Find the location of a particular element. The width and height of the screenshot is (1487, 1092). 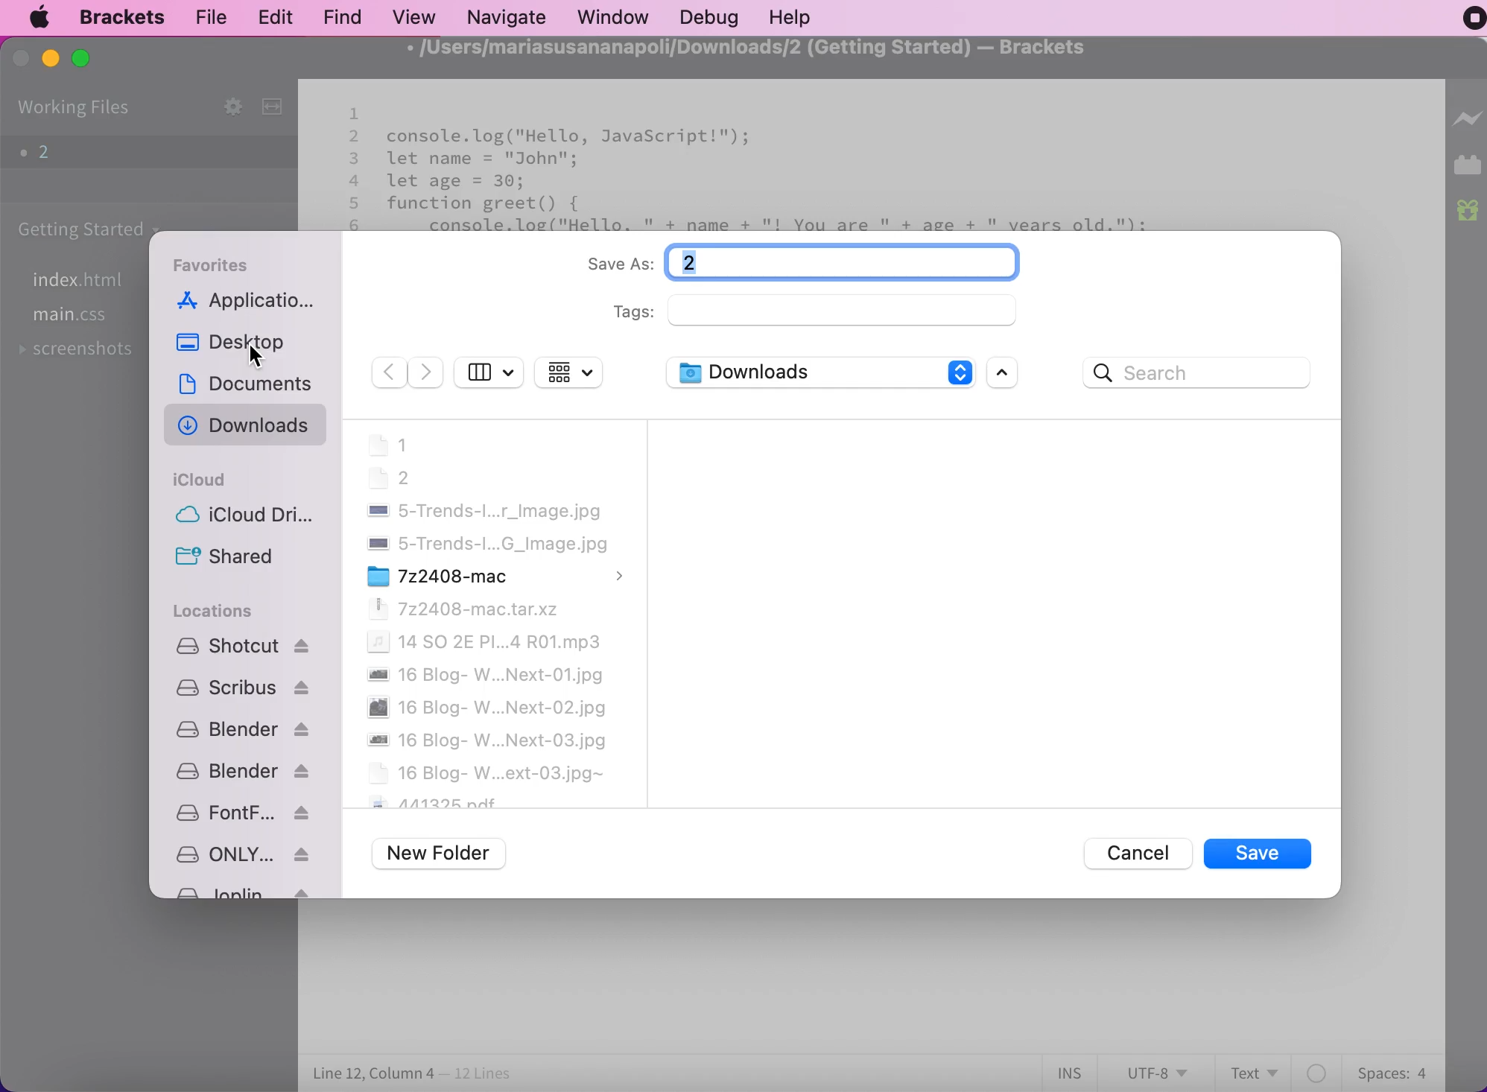

desktop is located at coordinates (232, 342).